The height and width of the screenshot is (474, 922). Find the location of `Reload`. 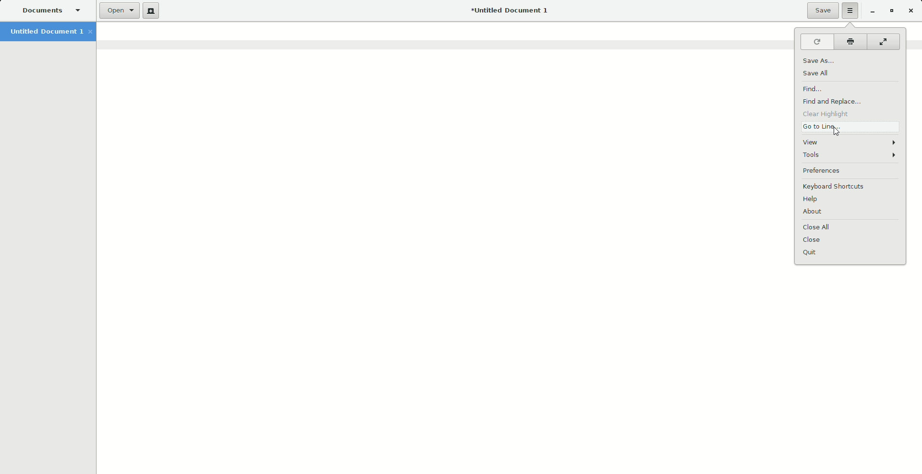

Reload is located at coordinates (814, 42).